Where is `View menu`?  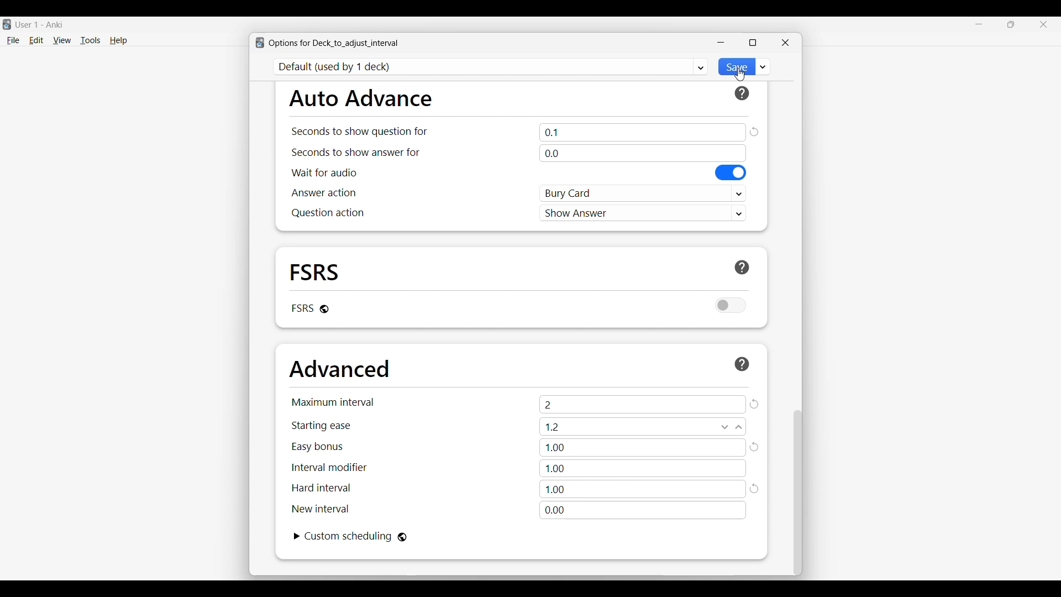 View menu is located at coordinates (62, 40).